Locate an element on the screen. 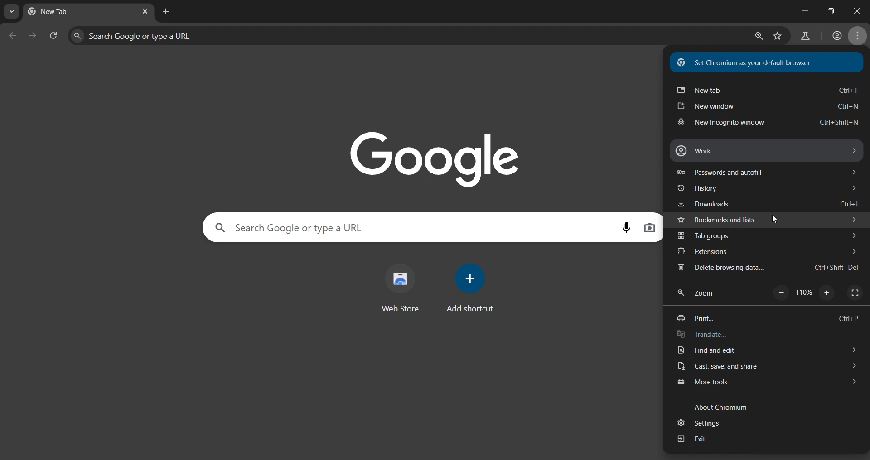 This screenshot has width=870, height=460. about chromium is located at coordinates (725, 406).